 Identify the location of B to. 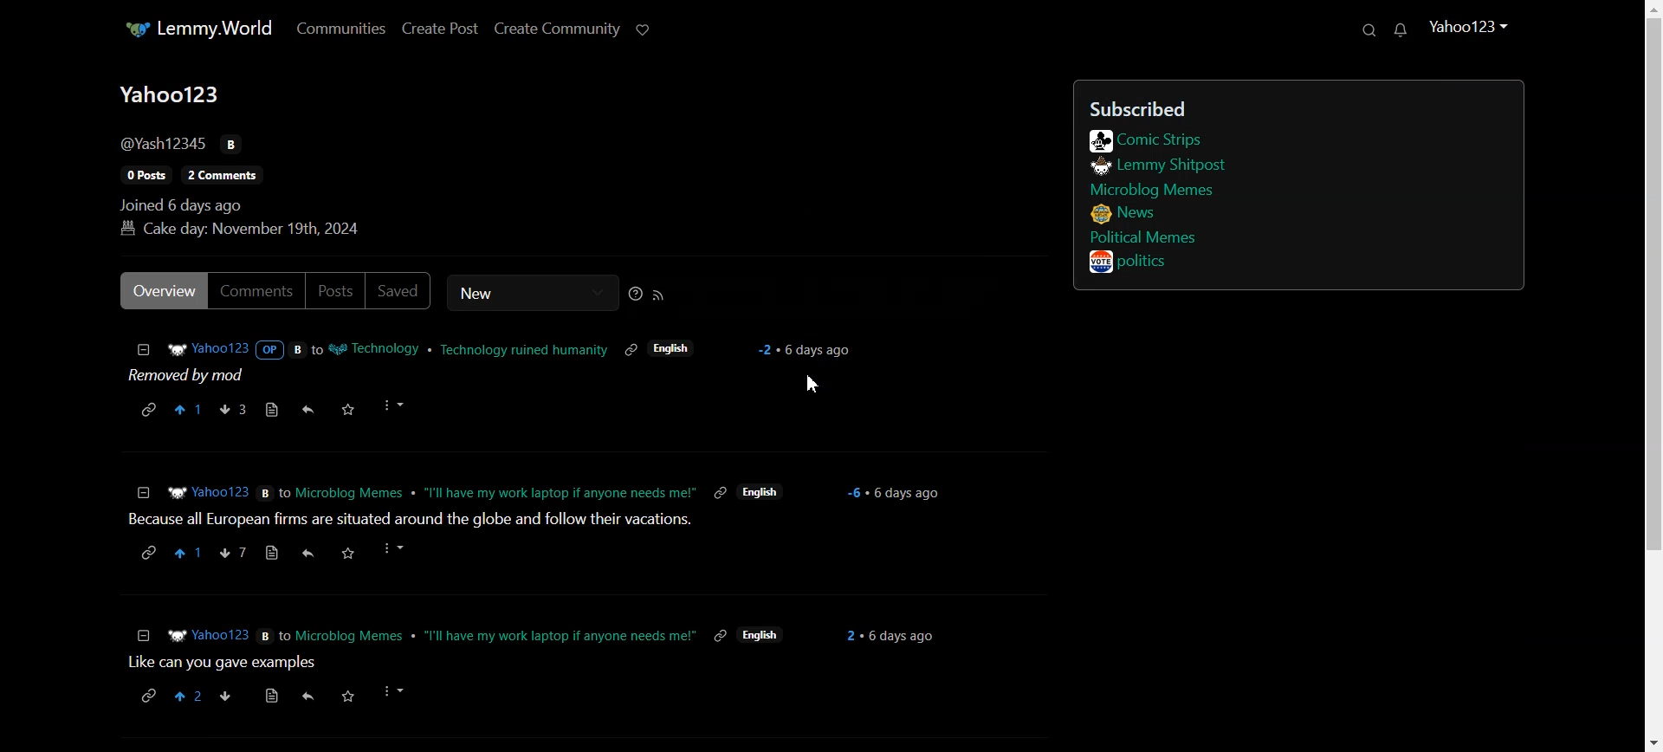
(275, 491).